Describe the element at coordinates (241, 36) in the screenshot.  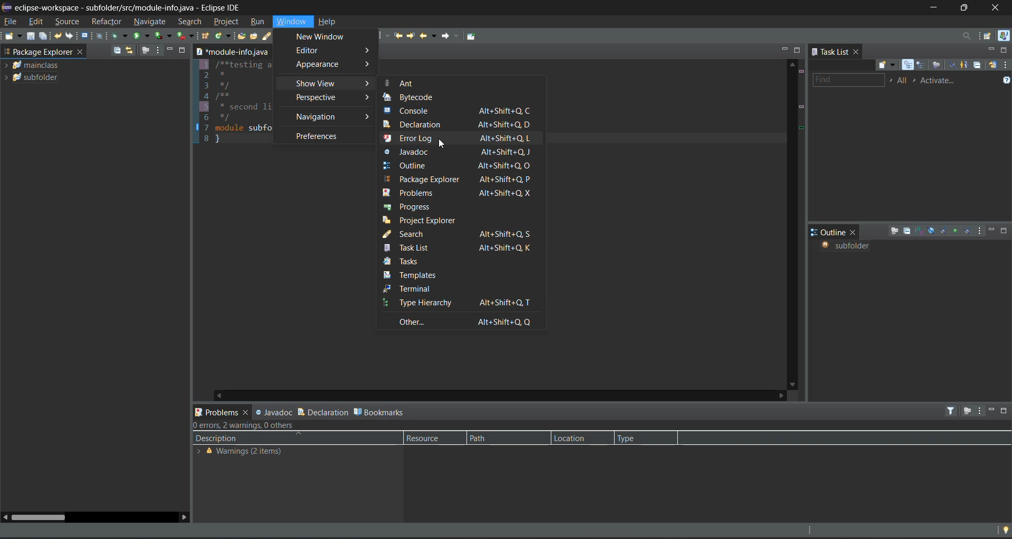
I see `open type` at that location.